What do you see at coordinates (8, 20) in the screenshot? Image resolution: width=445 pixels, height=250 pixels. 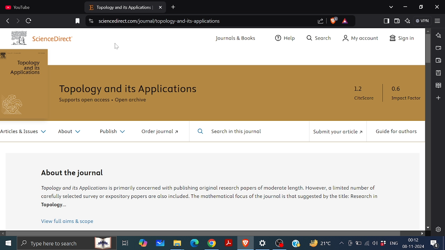 I see `go back` at bounding box center [8, 20].